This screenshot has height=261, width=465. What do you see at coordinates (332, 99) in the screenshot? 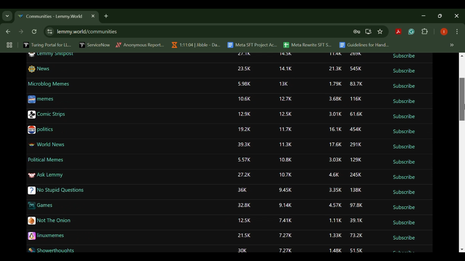
I see `3.68K` at bounding box center [332, 99].